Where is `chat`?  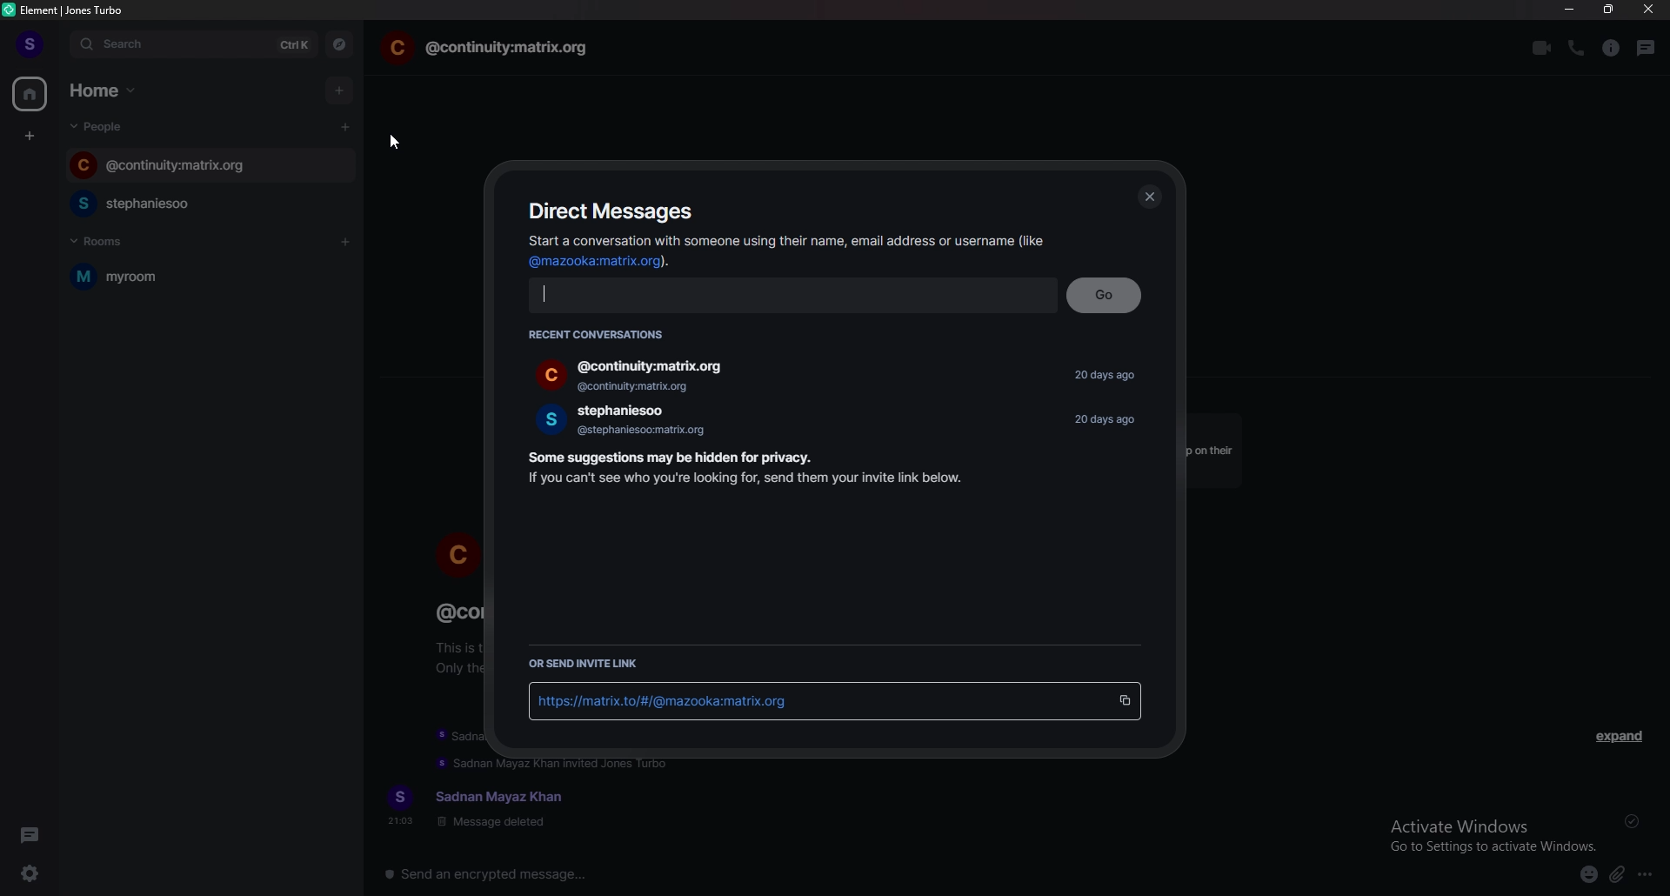 chat is located at coordinates (487, 49).